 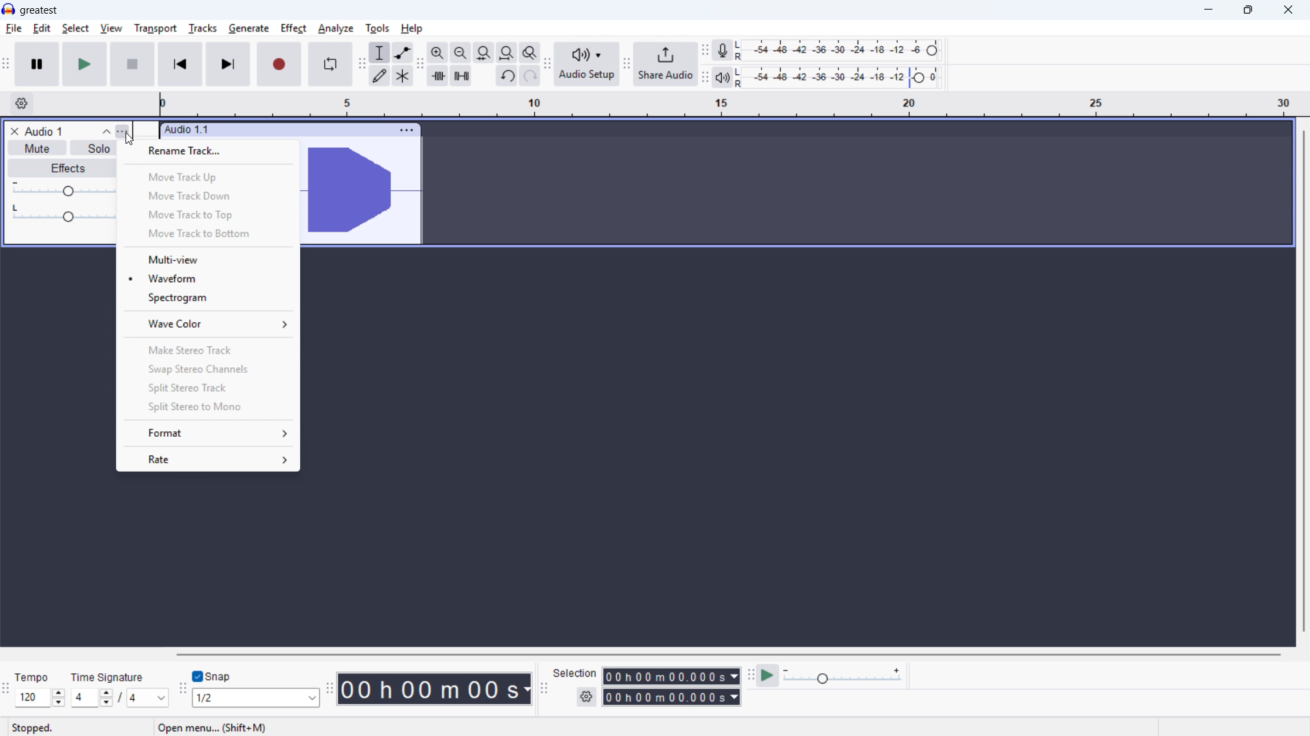 I want to click on tempo, so click(x=34, y=677).